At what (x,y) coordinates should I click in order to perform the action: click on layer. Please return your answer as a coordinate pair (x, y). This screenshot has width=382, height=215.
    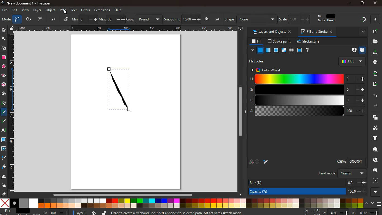
    Looking at the image, I should click on (81, 213).